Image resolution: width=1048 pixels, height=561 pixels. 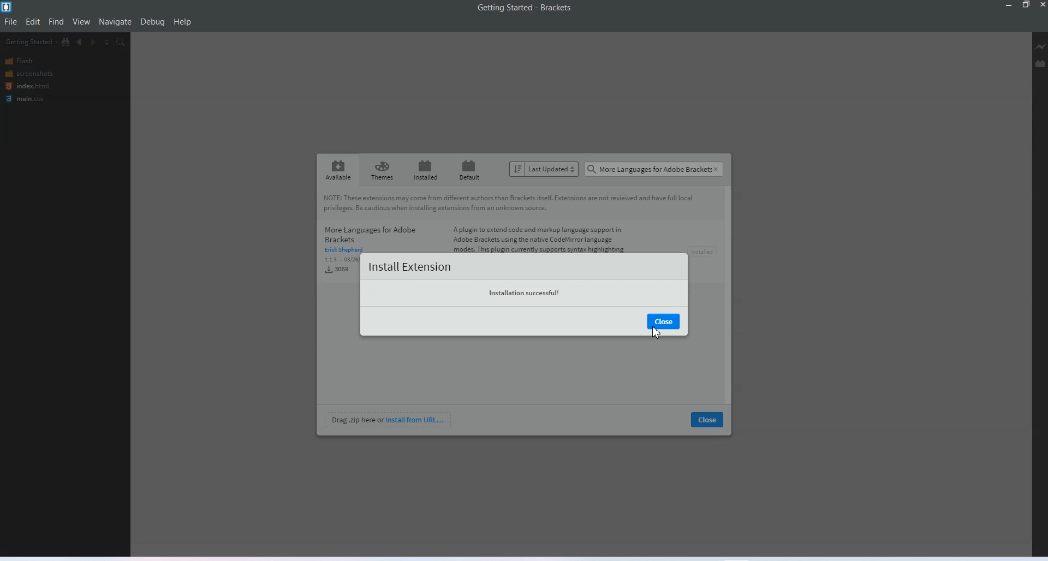 What do you see at coordinates (37, 74) in the screenshot?
I see `Screenshots` at bounding box center [37, 74].